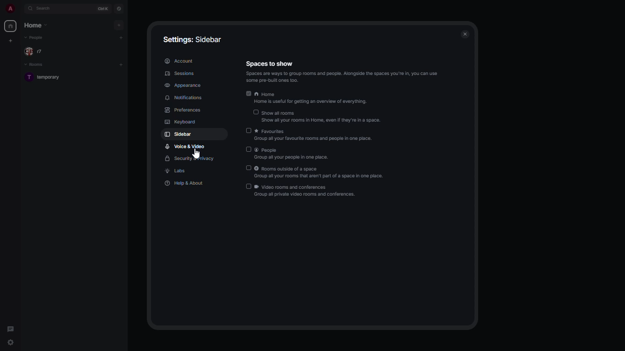 The height and width of the screenshot is (351, 625). Describe the element at coordinates (180, 74) in the screenshot. I see `sessions` at that location.